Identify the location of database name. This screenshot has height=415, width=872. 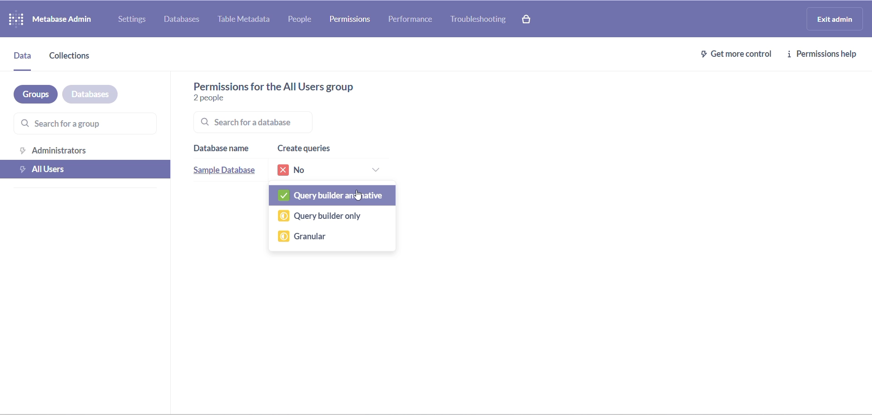
(226, 149).